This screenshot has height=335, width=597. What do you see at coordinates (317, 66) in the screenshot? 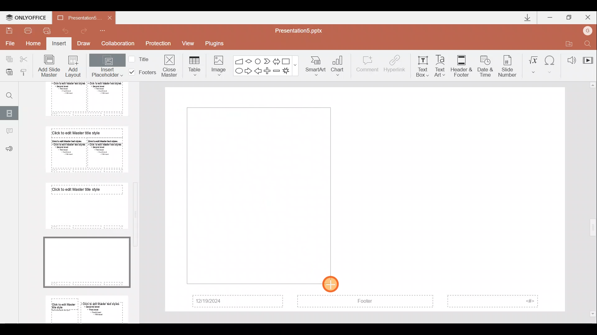
I see `SmartArt` at bounding box center [317, 66].